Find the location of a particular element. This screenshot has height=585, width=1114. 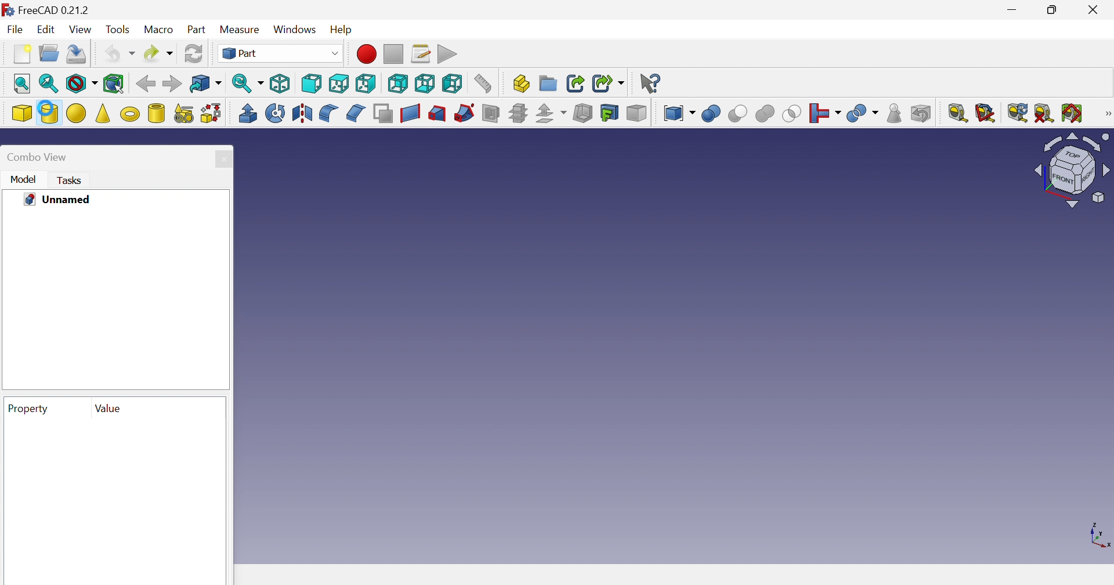

Front is located at coordinates (310, 84).